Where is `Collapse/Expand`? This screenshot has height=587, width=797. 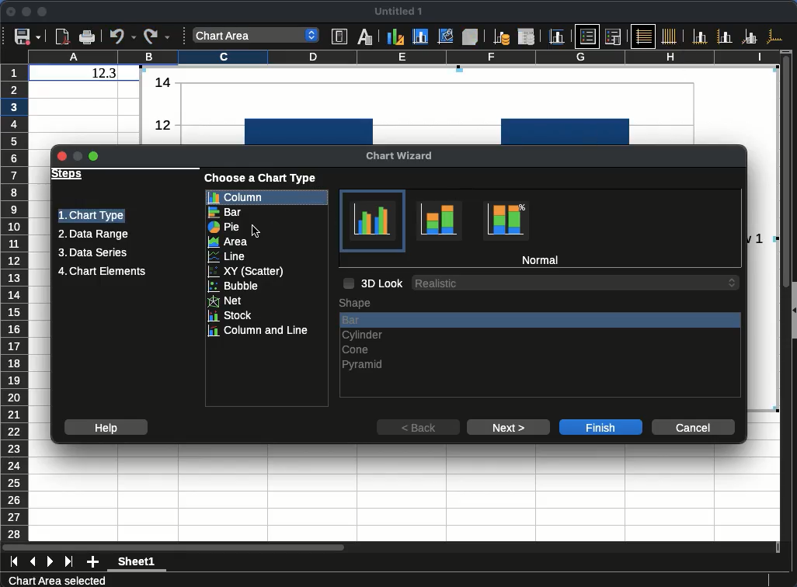 Collapse/Expand is located at coordinates (795, 311).